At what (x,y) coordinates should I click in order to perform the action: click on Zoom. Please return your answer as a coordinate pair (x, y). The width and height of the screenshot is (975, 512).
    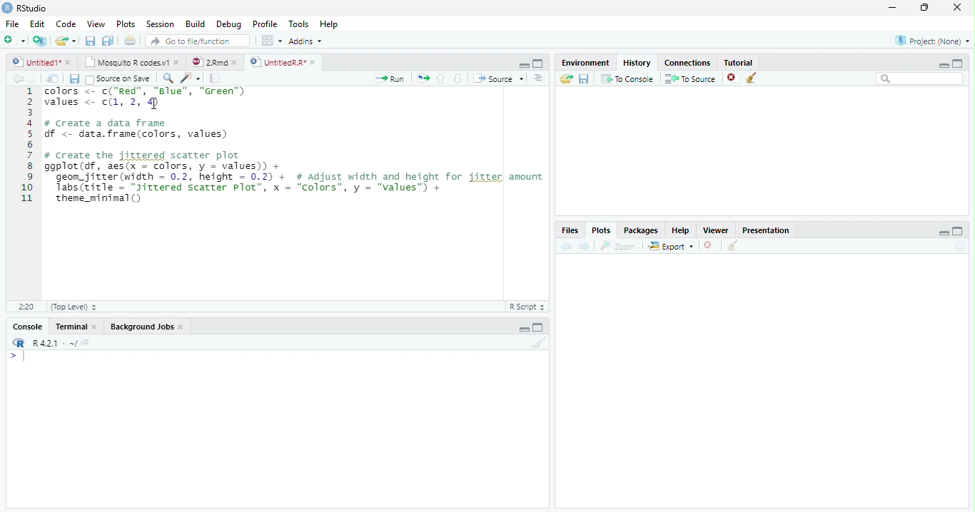
    Looking at the image, I should click on (618, 246).